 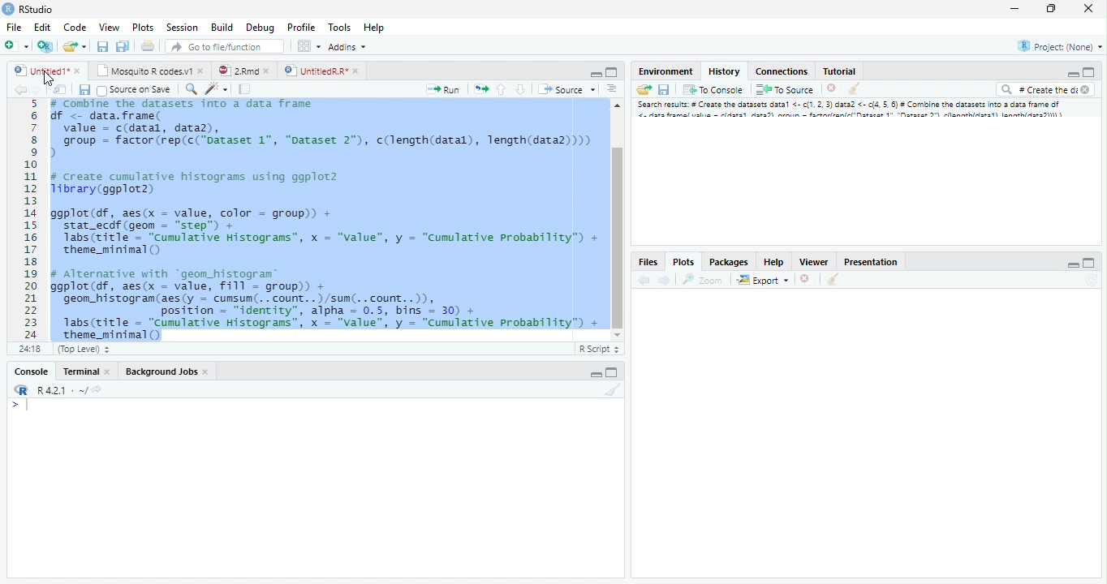 I want to click on Minimize, so click(x=1070, y=264).